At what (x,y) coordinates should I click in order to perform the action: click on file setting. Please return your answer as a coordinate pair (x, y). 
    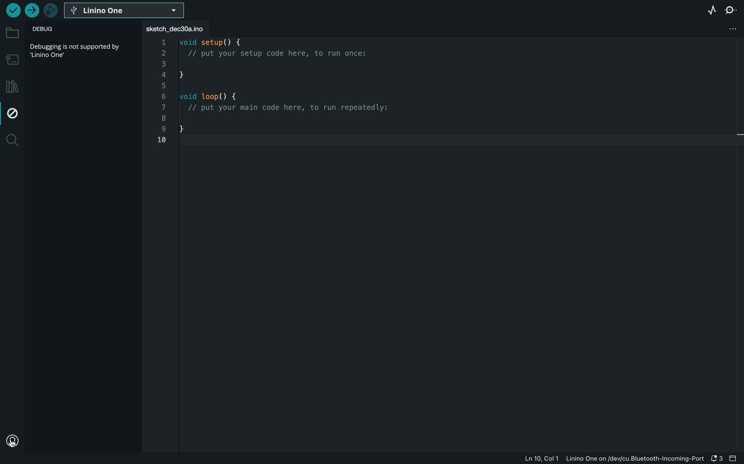
    Looking at the image, I should click on (717, 28).